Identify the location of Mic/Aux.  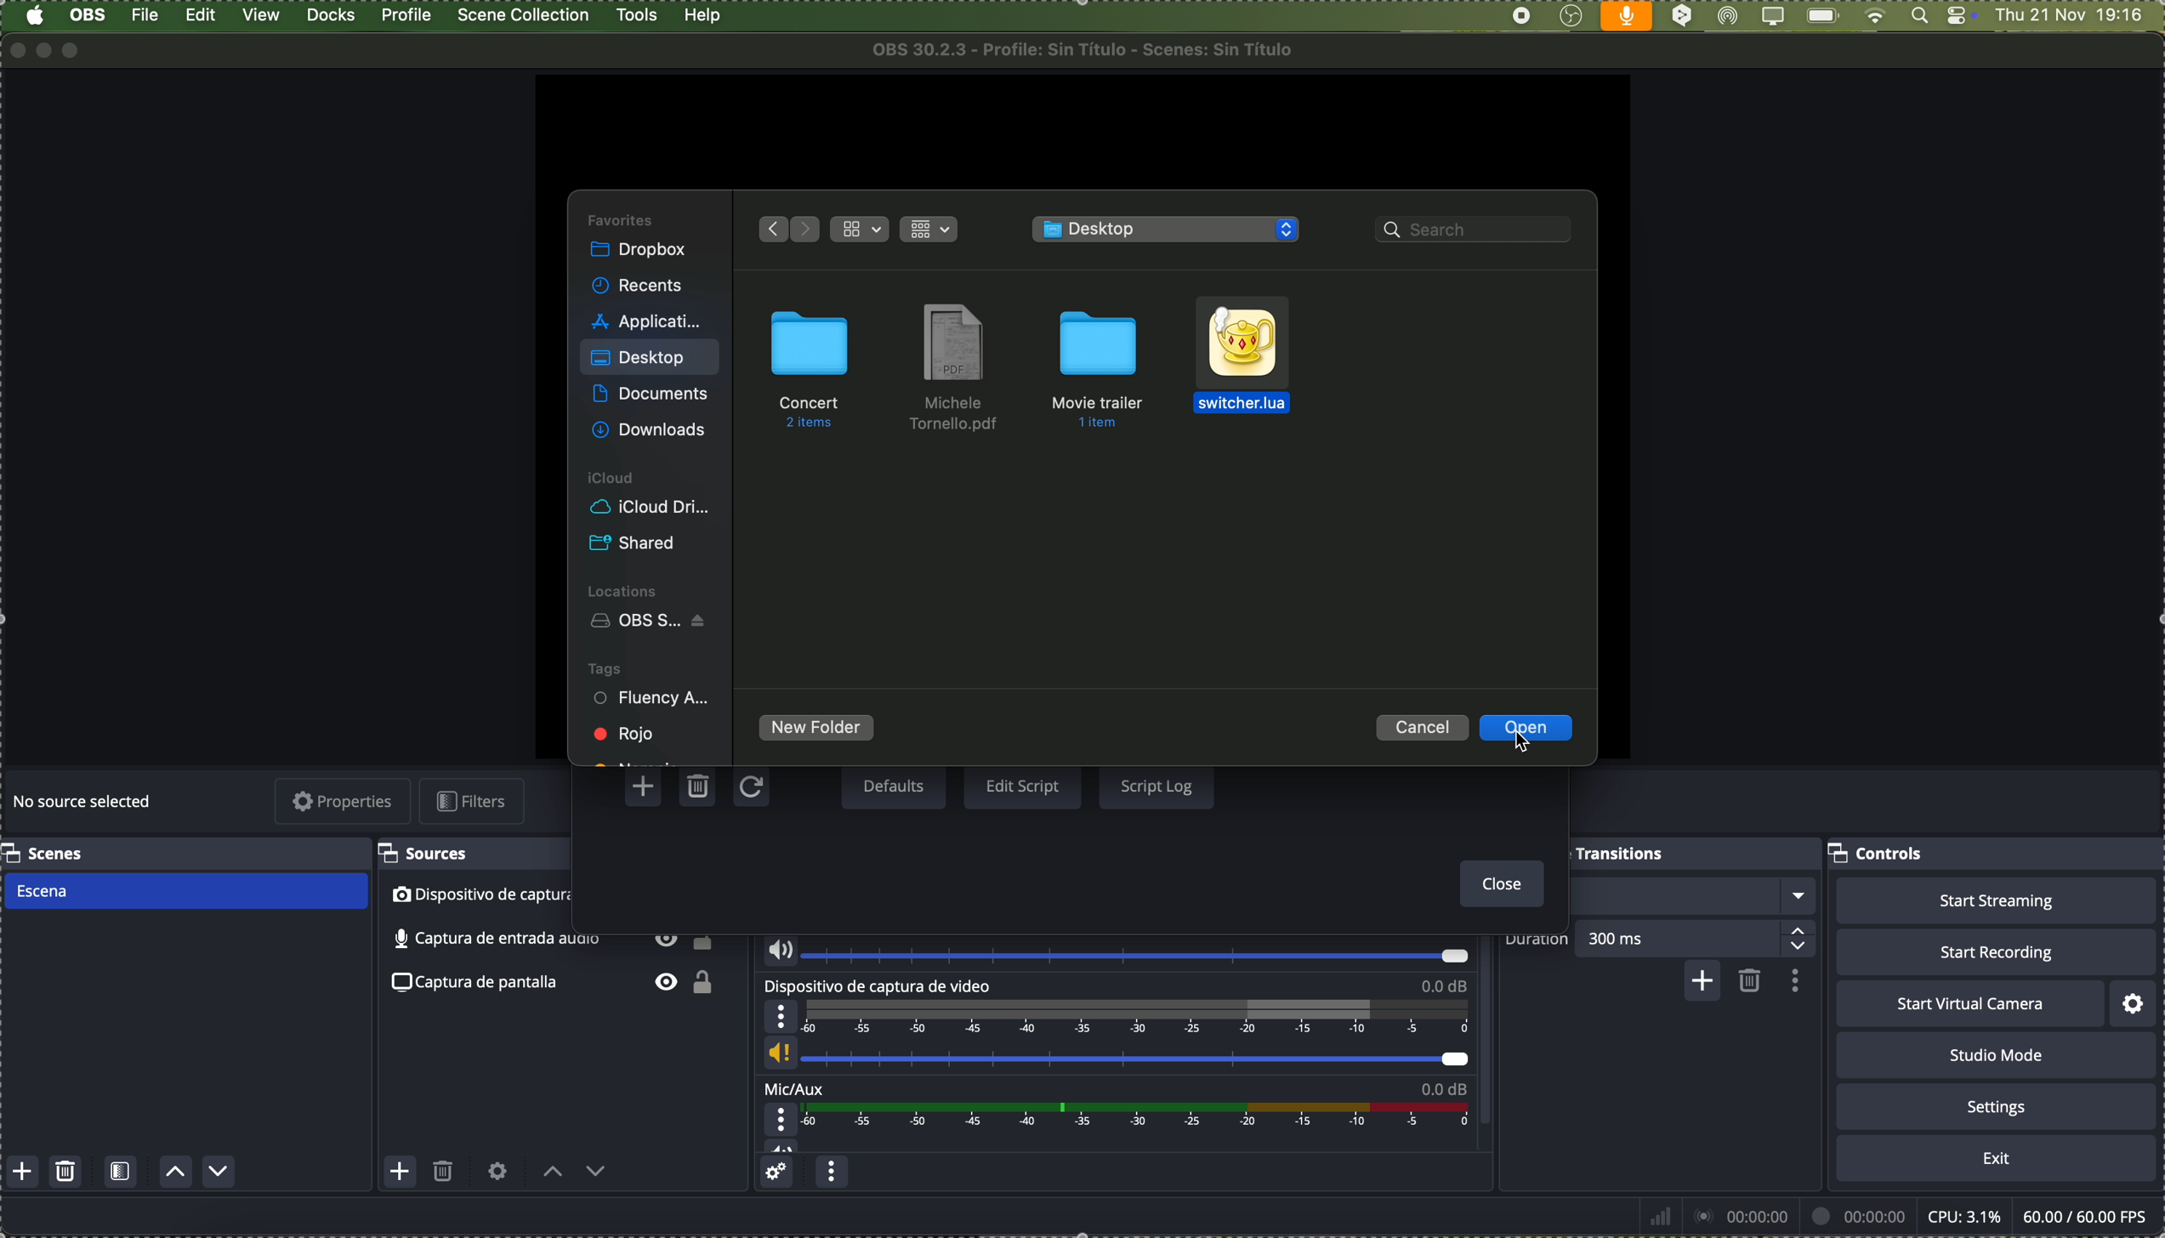
(1111, 1117).